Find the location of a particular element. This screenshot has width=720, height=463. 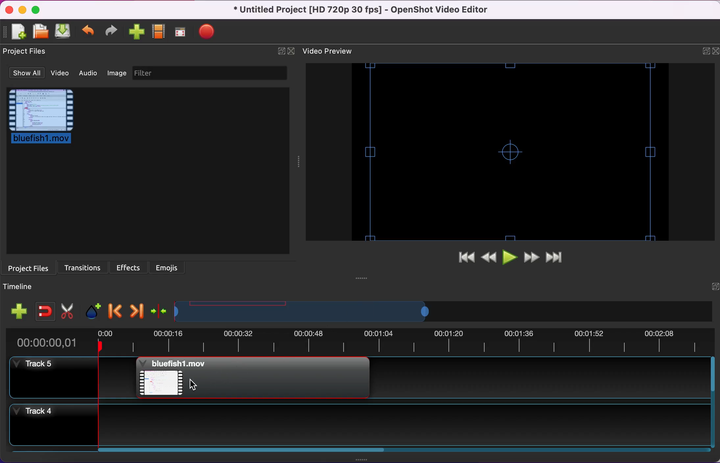

center the timeline is located at coordinates (160, 312).